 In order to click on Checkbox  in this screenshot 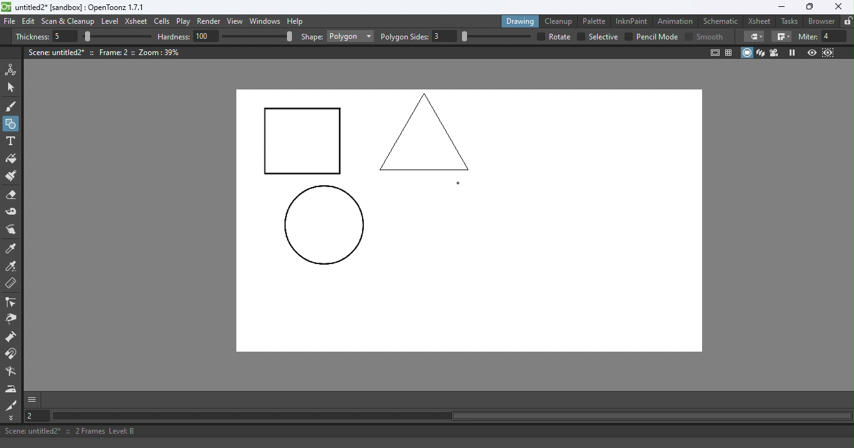, I will do `click(688, 36)`.